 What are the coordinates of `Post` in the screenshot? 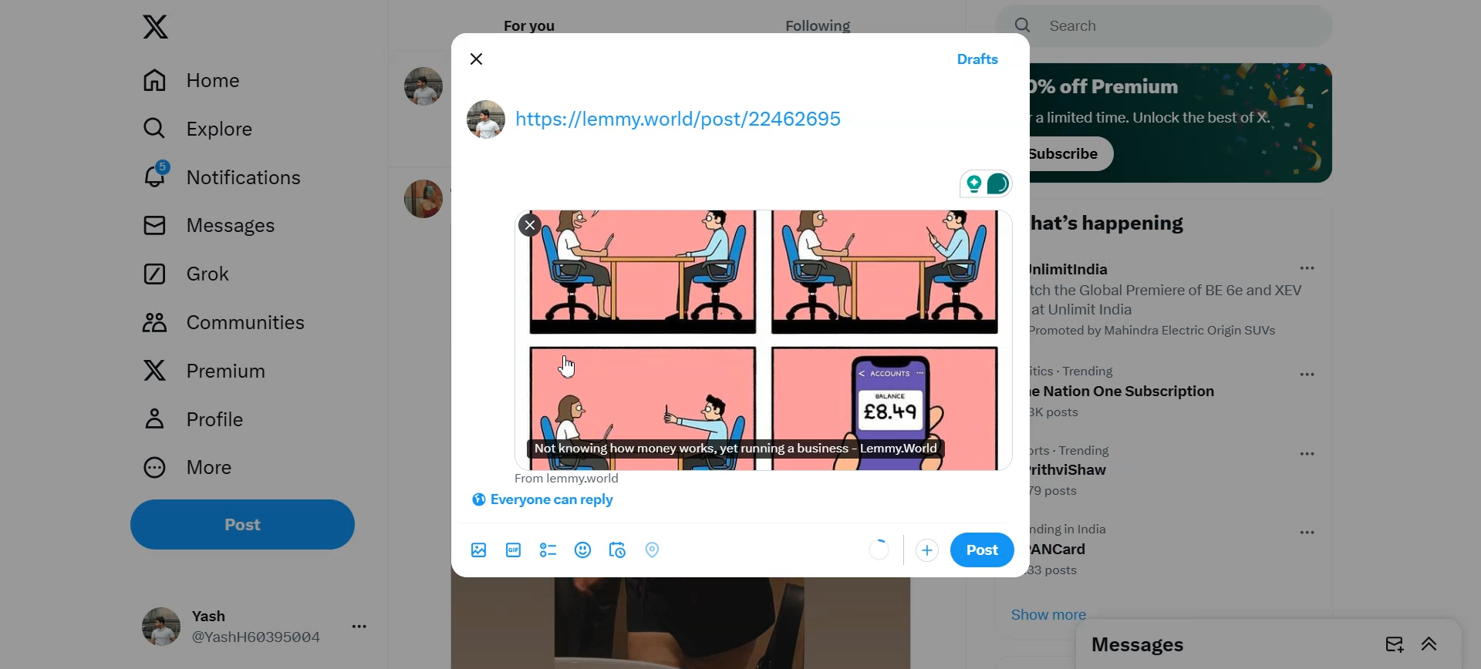 It's located at (983, 550).